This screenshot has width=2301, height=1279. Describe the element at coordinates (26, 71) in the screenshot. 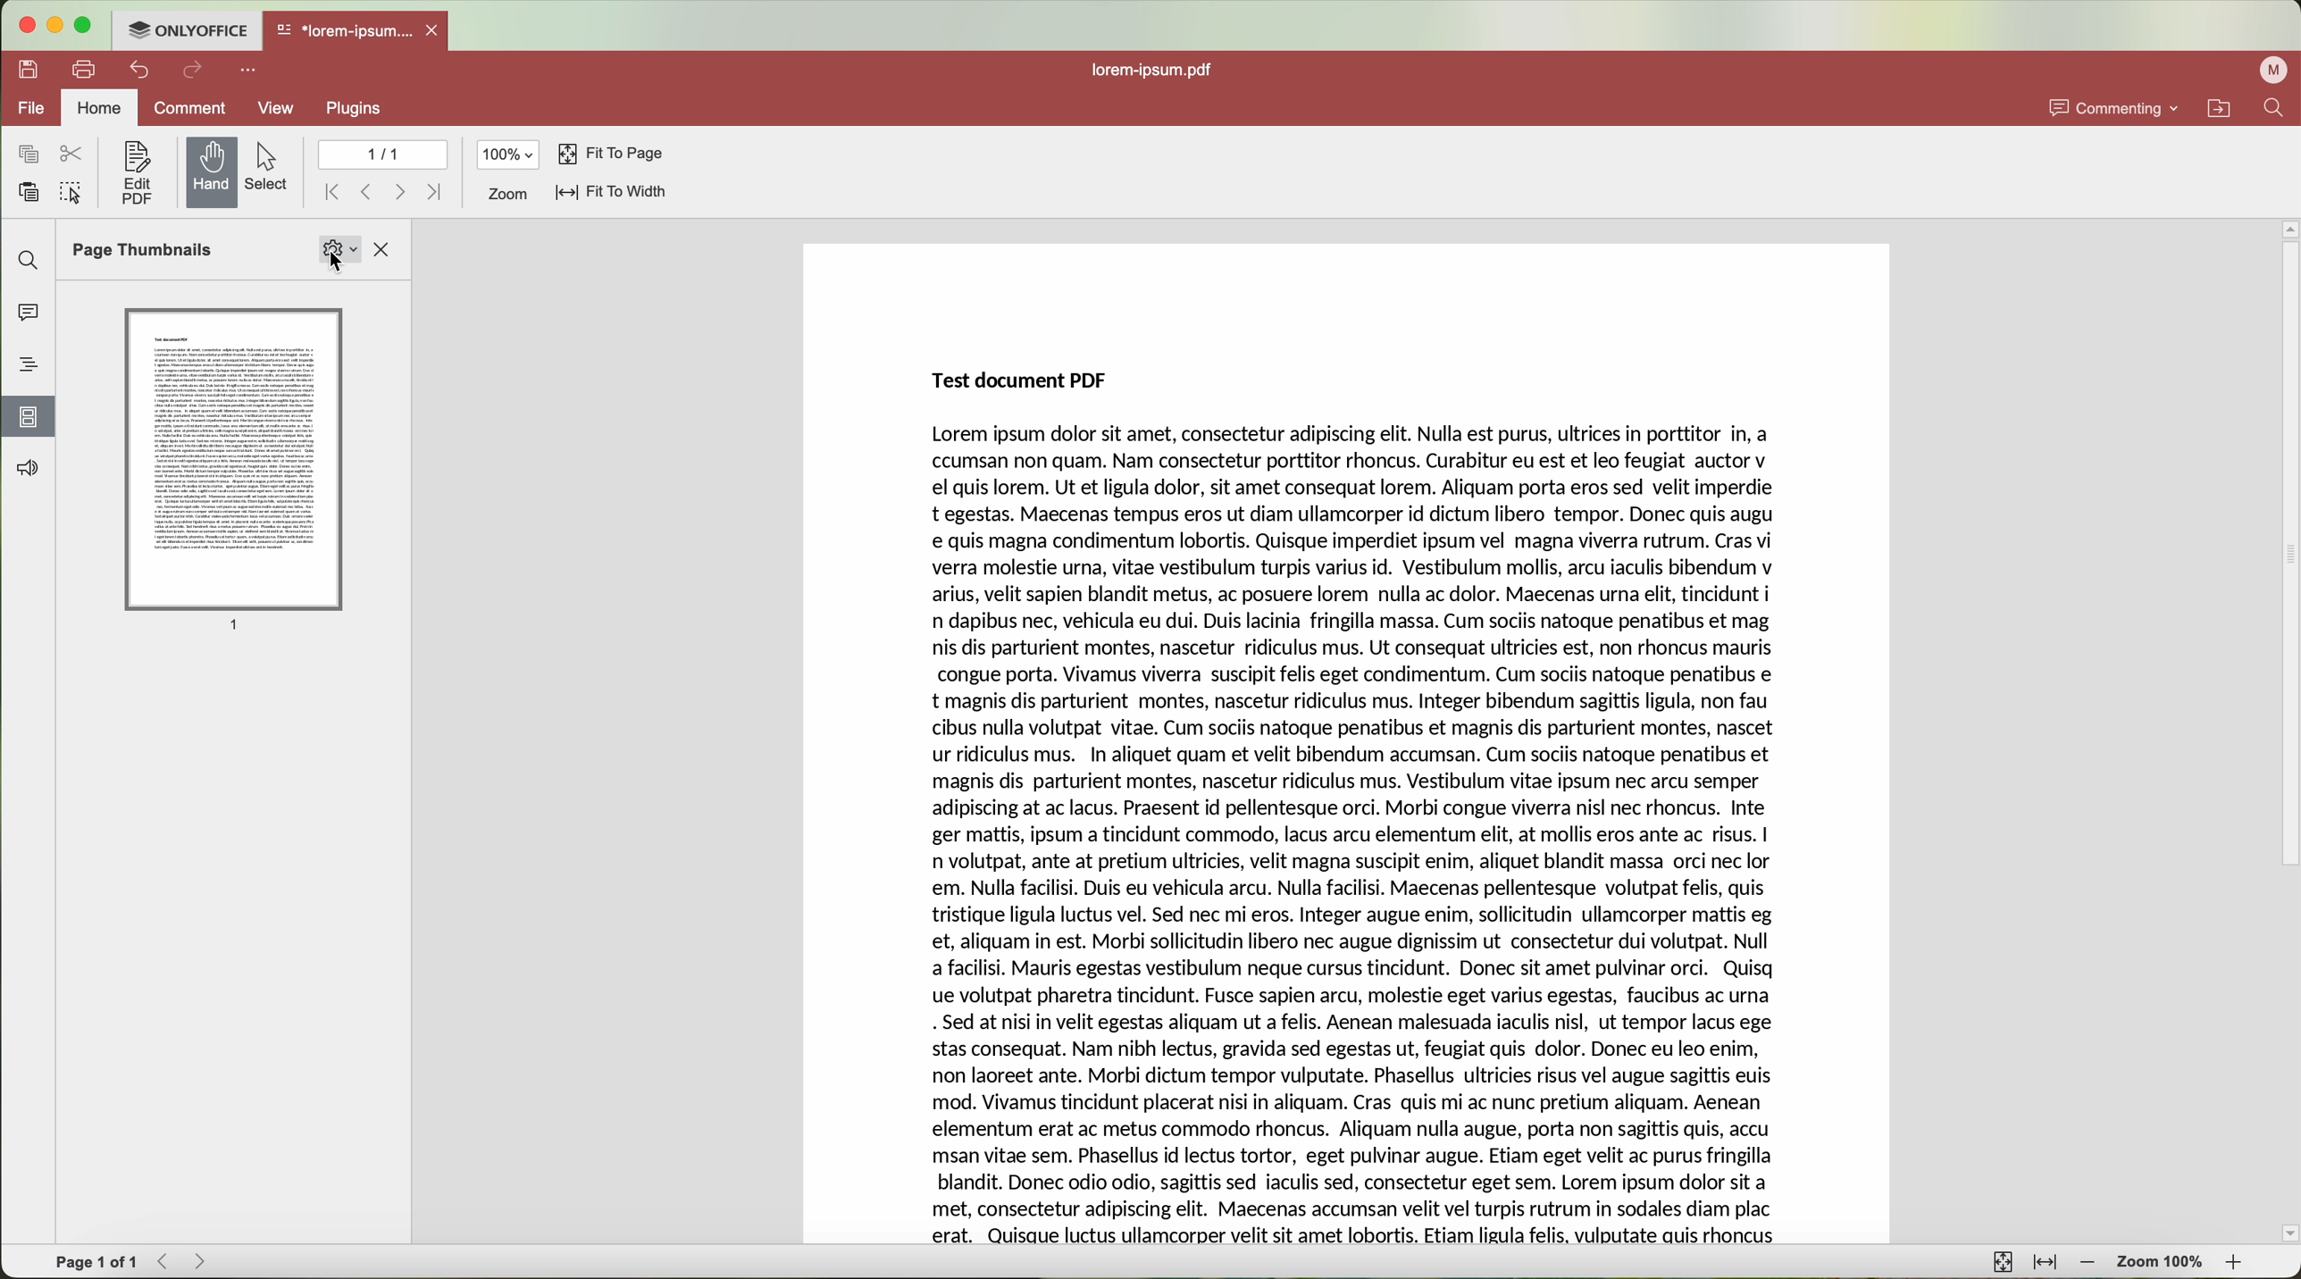

I see `save` at that location.